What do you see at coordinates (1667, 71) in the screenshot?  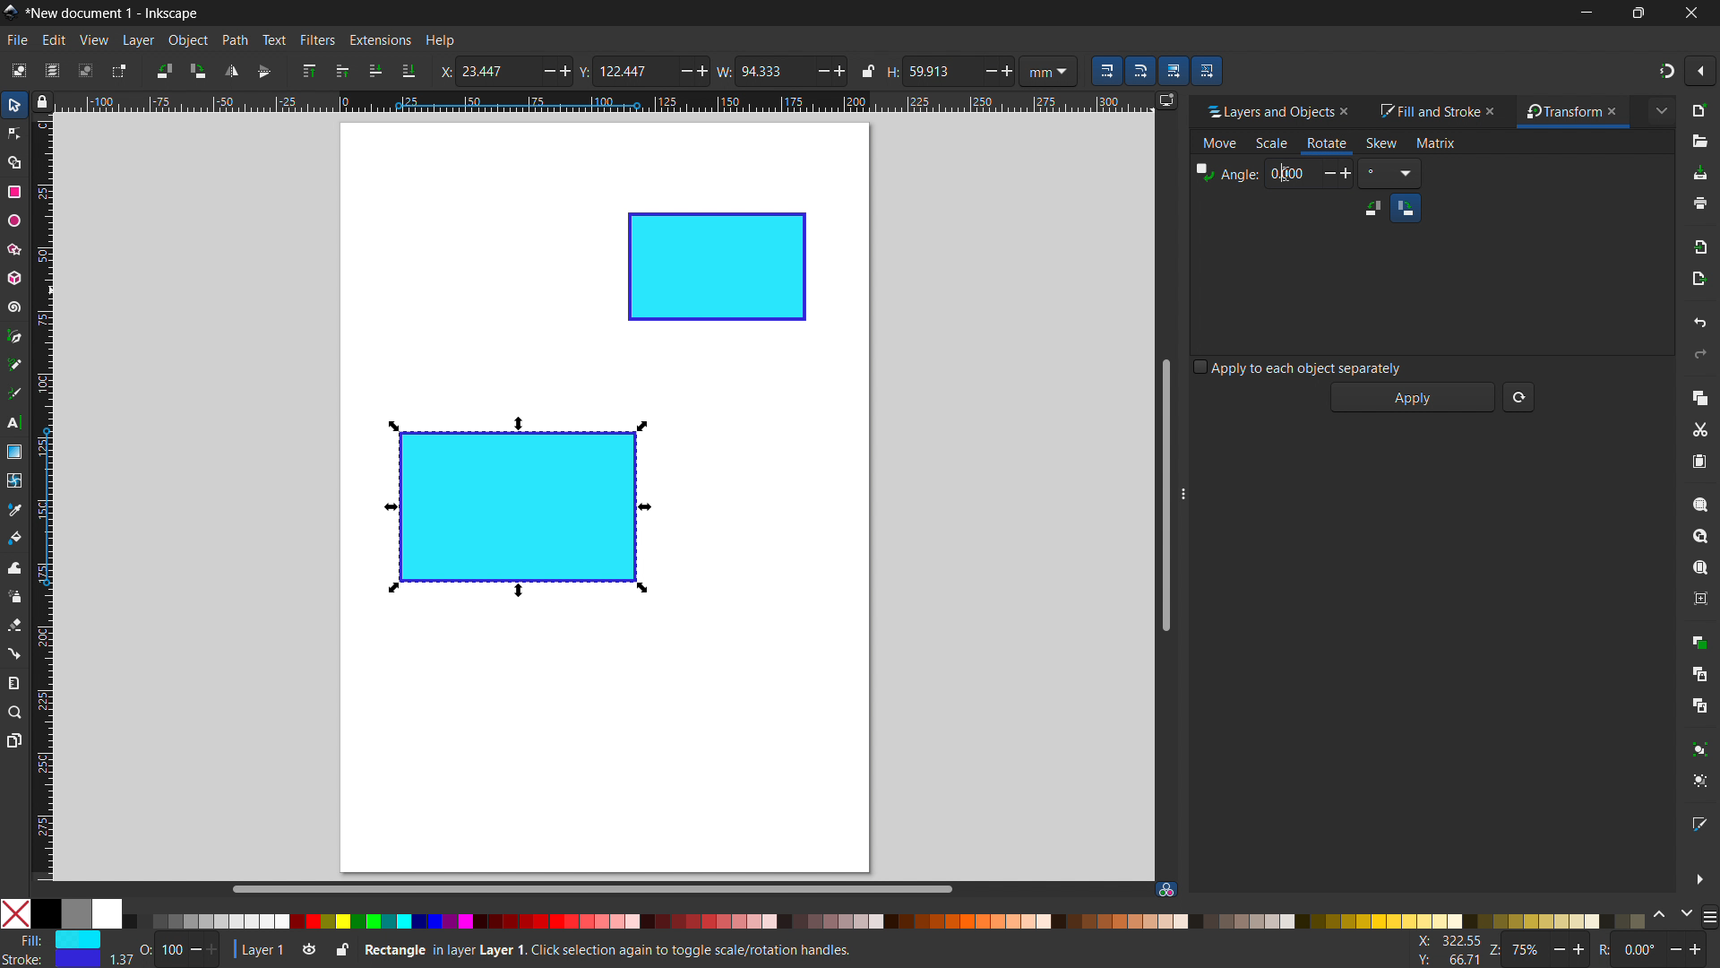 I see `snapping` at bounding box center [1667, 71].